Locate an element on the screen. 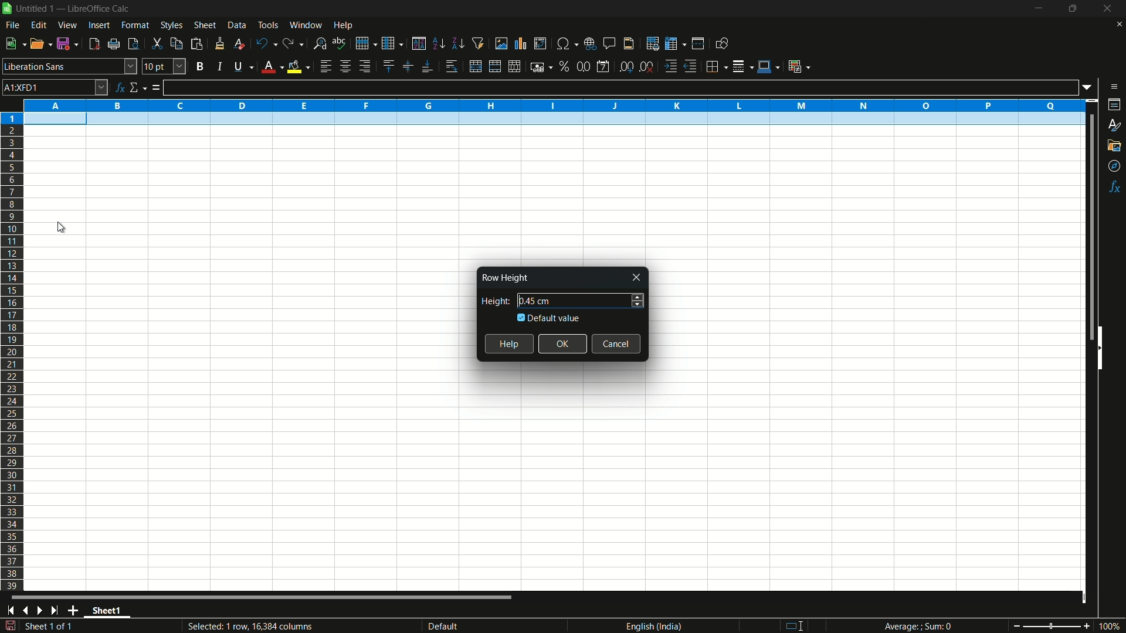  new file is located at coordinates (14, 43).